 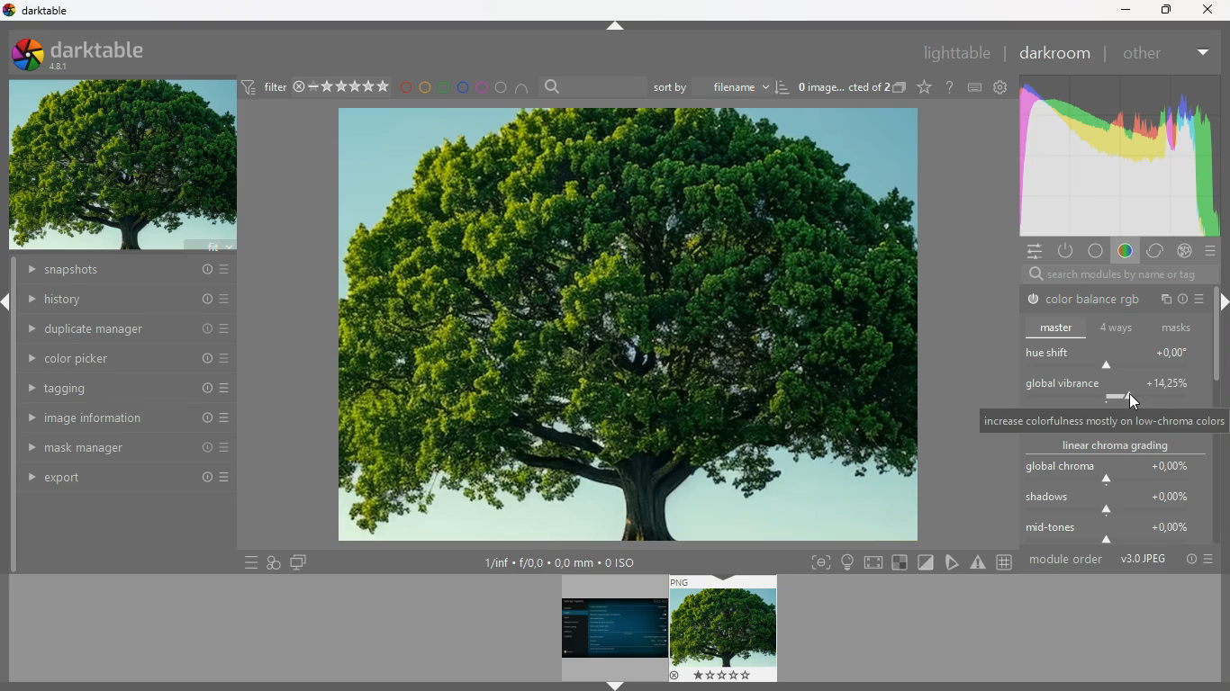 What do you see at coordinates (1123, 253) in the screenshot?
I see `color` at bounding box center [1123, 253].